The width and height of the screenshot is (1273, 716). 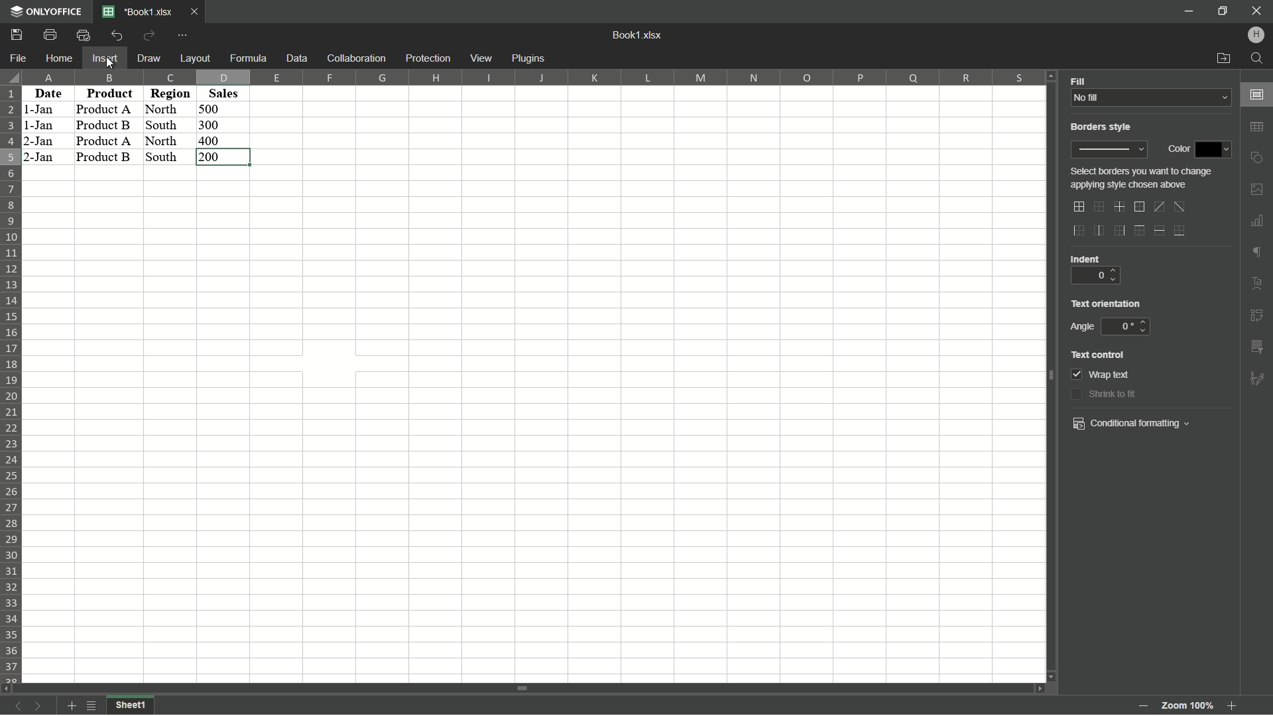 What do you see at coordinates (1108, 149) in the screenshot?
I see `border style preview` at bounding box center [1108, 149].